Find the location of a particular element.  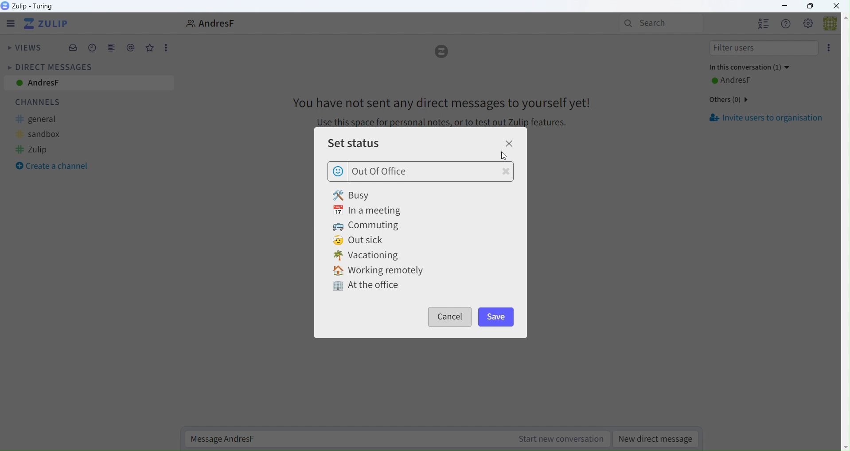

New Direct Message is located at coordinates (658, 439).